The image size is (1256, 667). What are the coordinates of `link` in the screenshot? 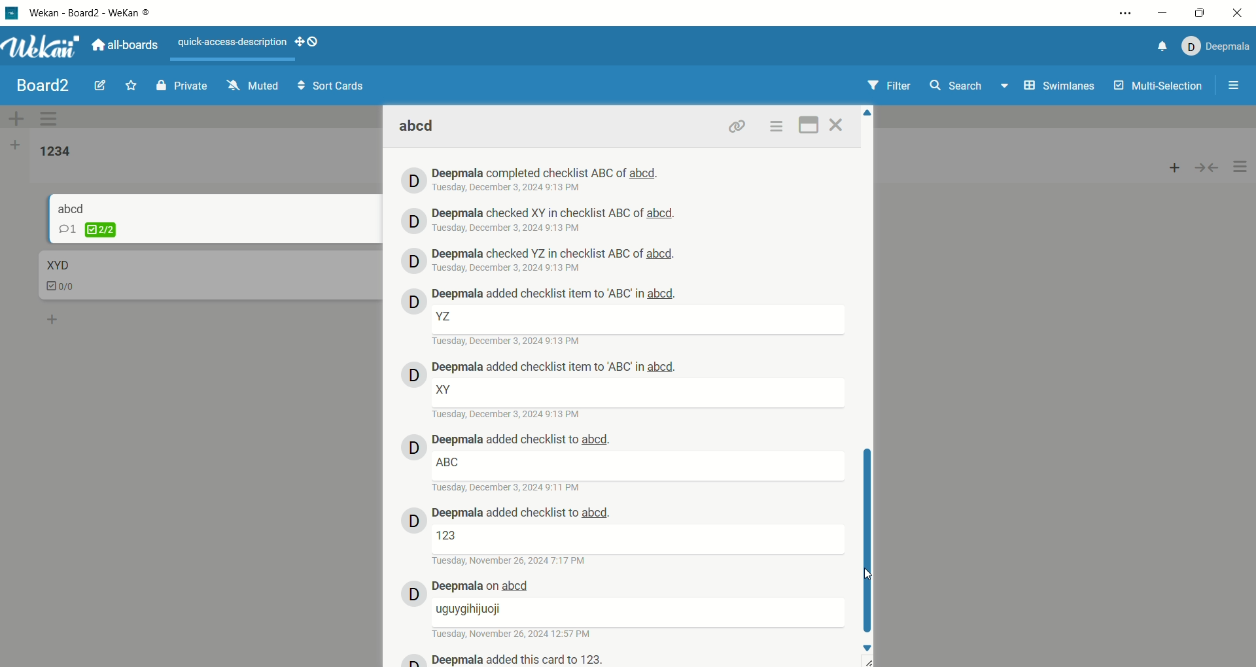 It's located at (737, 126).